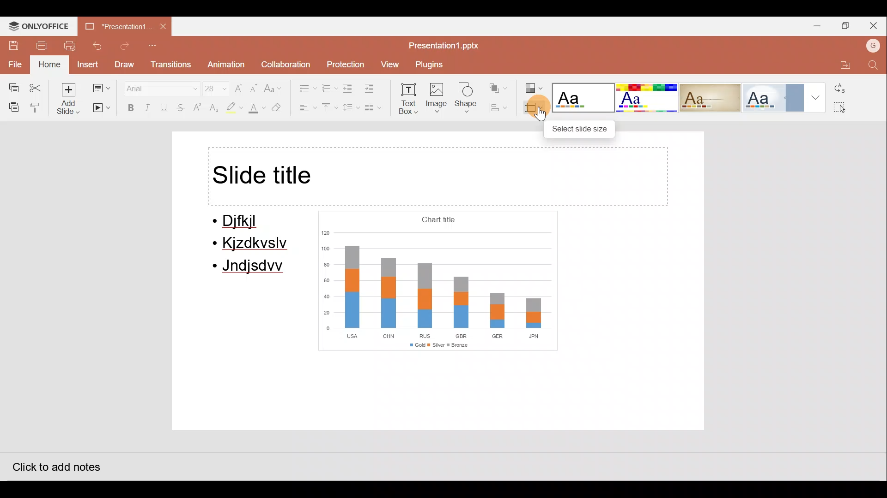 This screenshot has width=887, height=498. What do you see at coordinates (257, 108) in the screenshot?
I see `Fill color` at bounding box center [257, 108].